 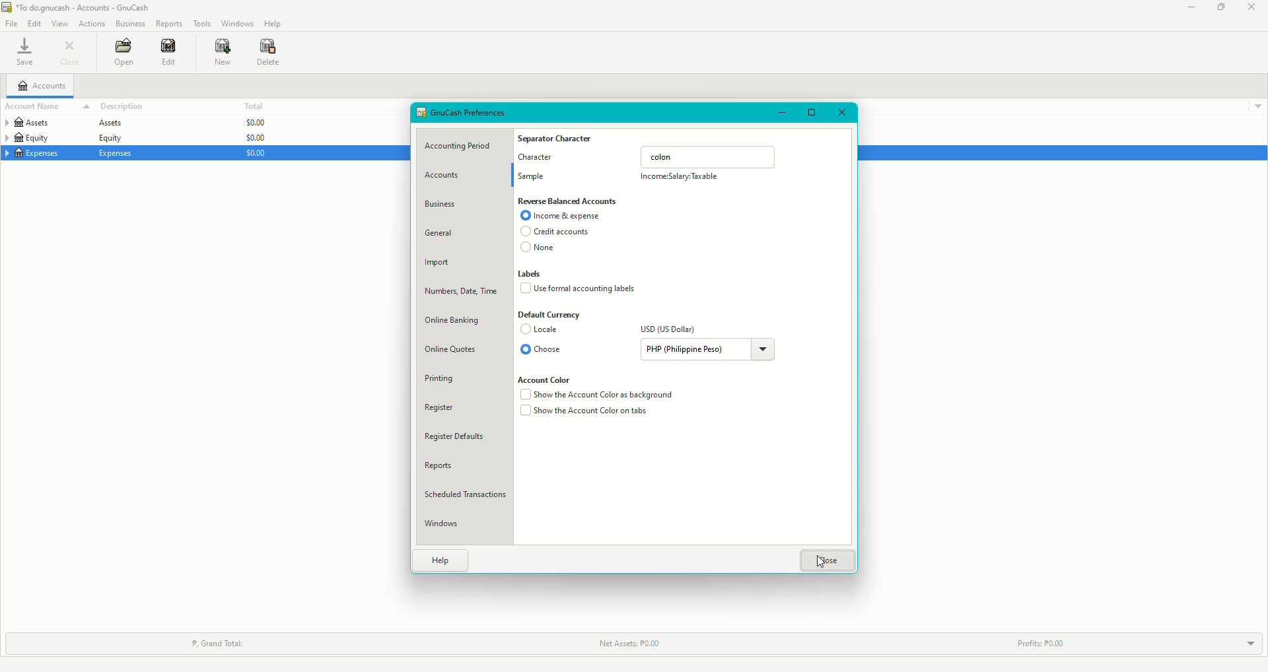 I want to click on Online Quotes, so click(x=451, y=351).